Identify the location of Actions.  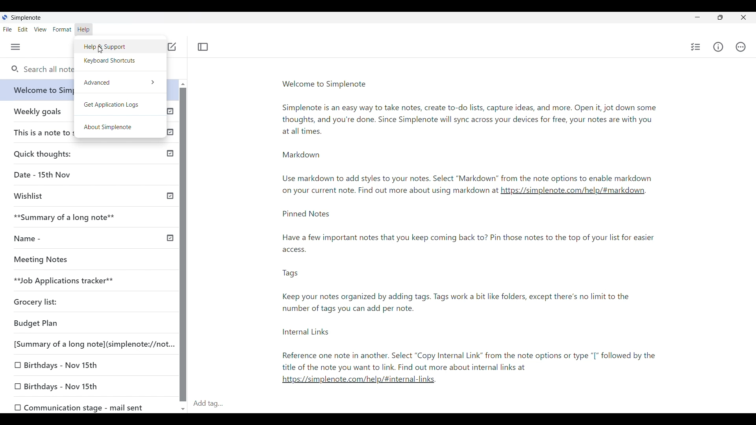
(741, 47).